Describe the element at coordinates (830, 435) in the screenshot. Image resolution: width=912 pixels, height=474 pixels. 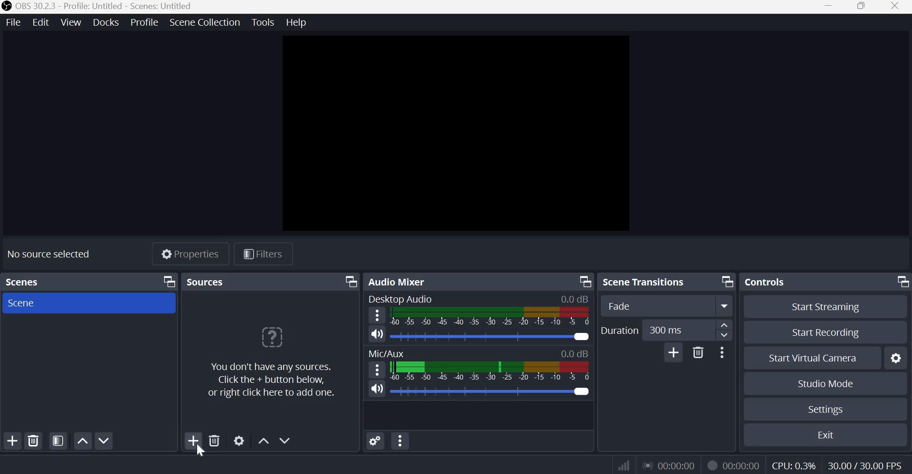
I see `Exit` at that location.